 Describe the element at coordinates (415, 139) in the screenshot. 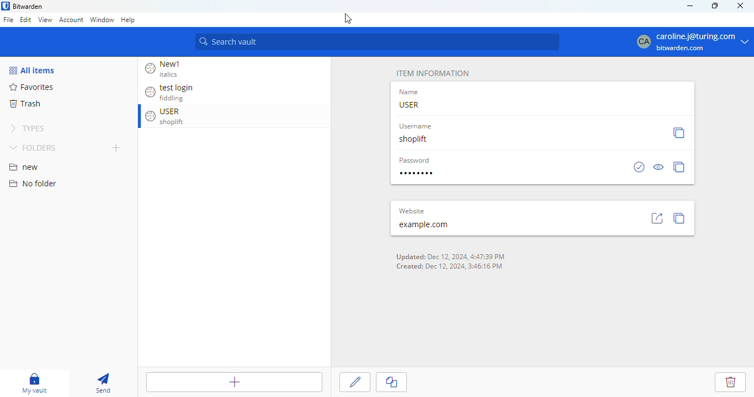

I see `shoplift` at that location.